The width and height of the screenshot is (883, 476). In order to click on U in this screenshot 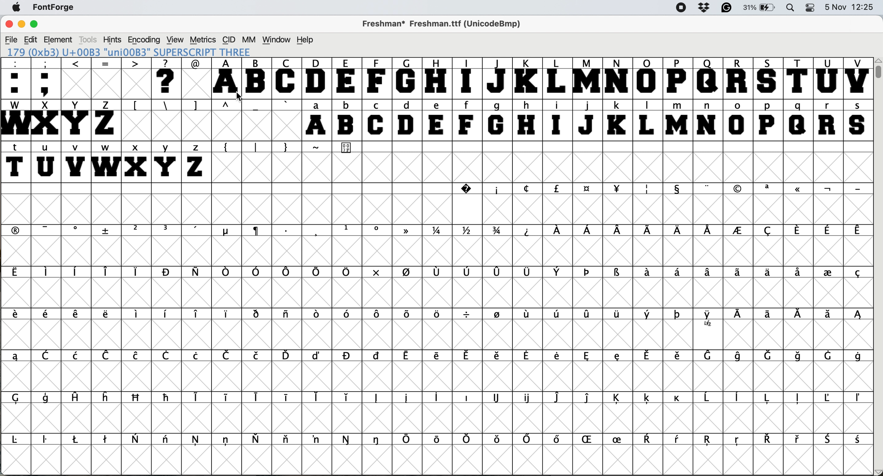, I will do `click(827, 78)`.